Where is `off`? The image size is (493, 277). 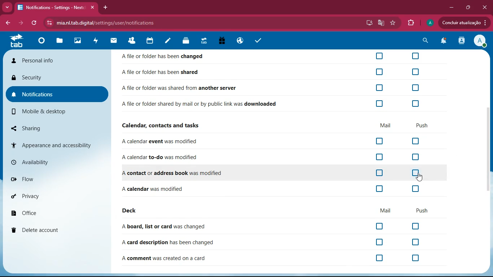 off is located at coordinates (418, 142).